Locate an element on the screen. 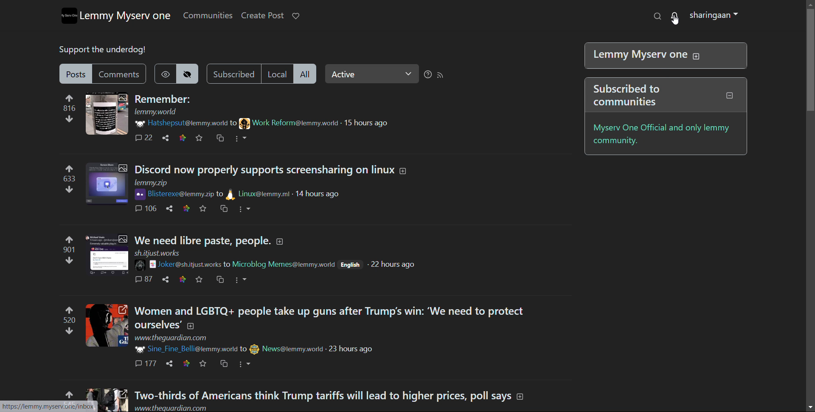 Image resolution: width=815 pixels, height=412 pixels. username is located at coordinates (180, 123).